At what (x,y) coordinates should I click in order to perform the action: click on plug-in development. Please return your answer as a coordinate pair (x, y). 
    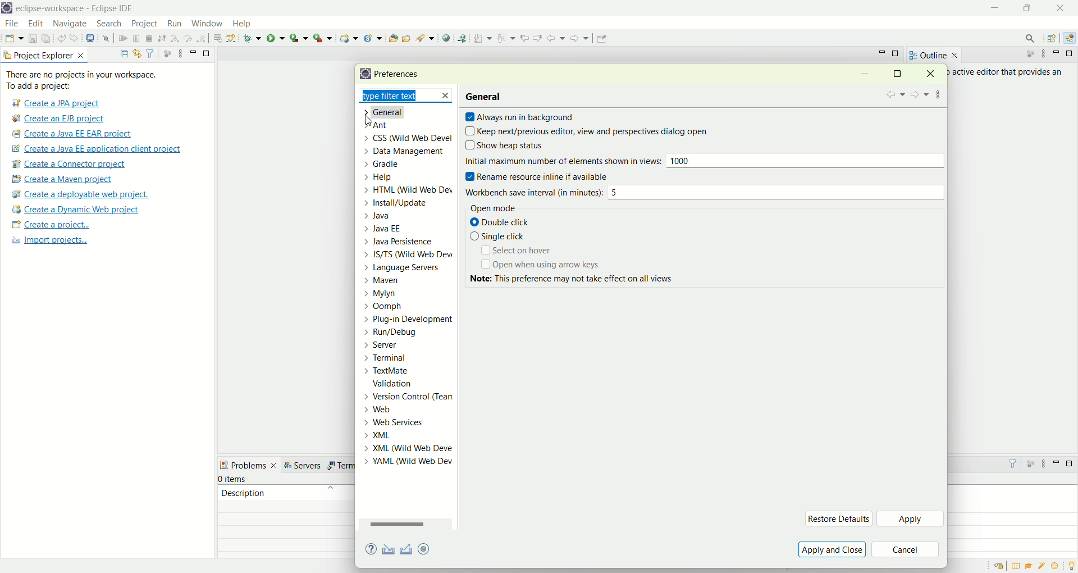
    Looking at the image, I should click on (409, 320).